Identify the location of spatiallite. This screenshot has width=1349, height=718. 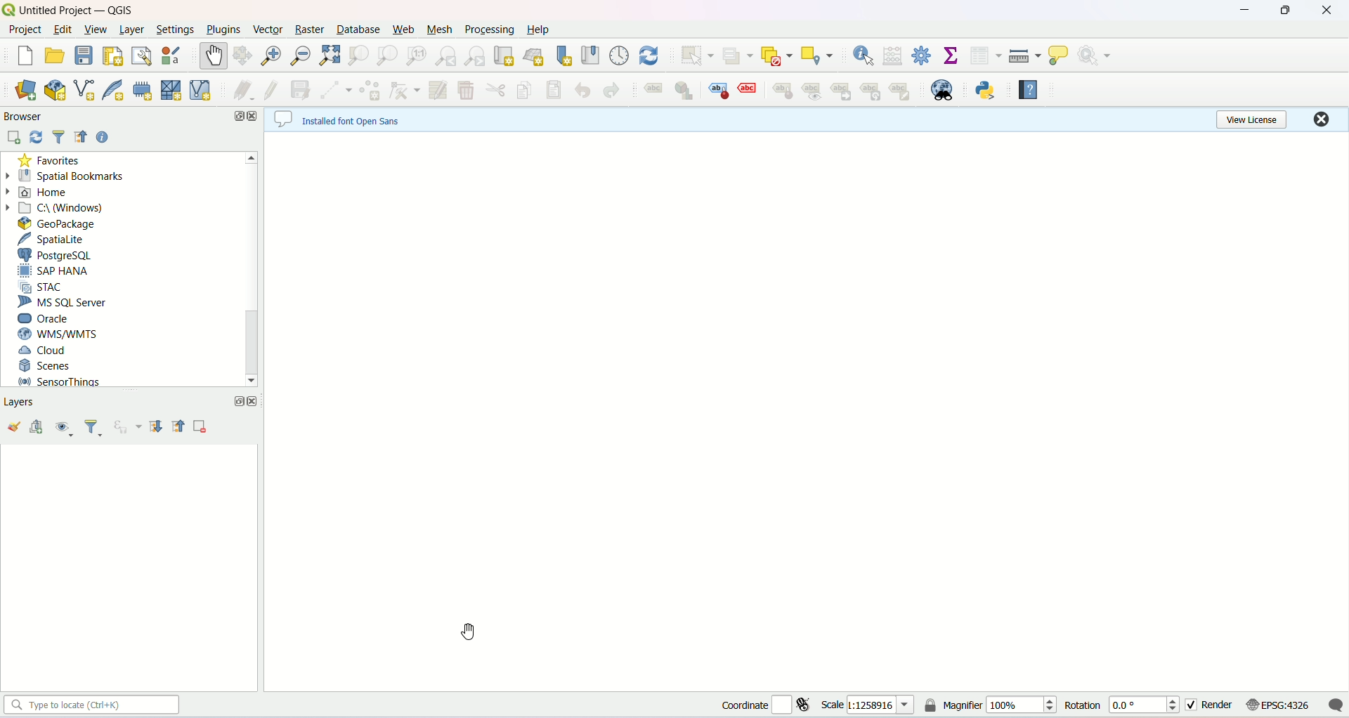
(54, 239).